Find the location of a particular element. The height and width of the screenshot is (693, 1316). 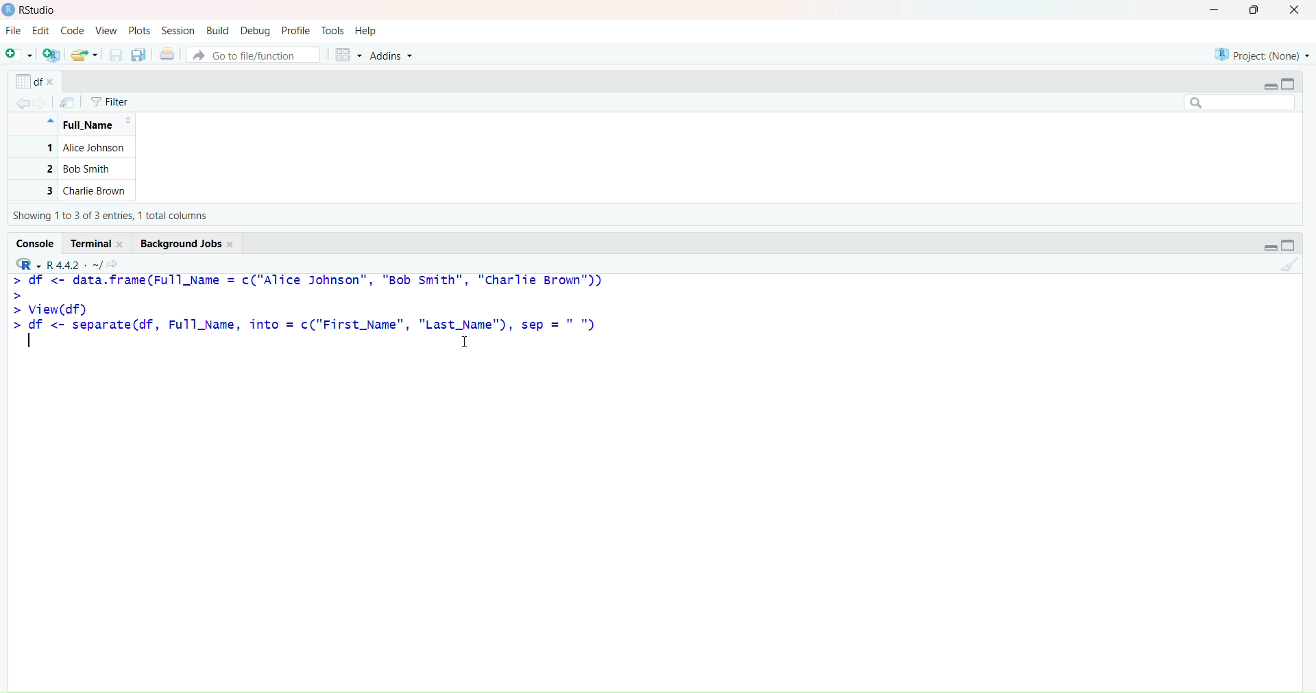

Build is located at coordinates (217, 29).